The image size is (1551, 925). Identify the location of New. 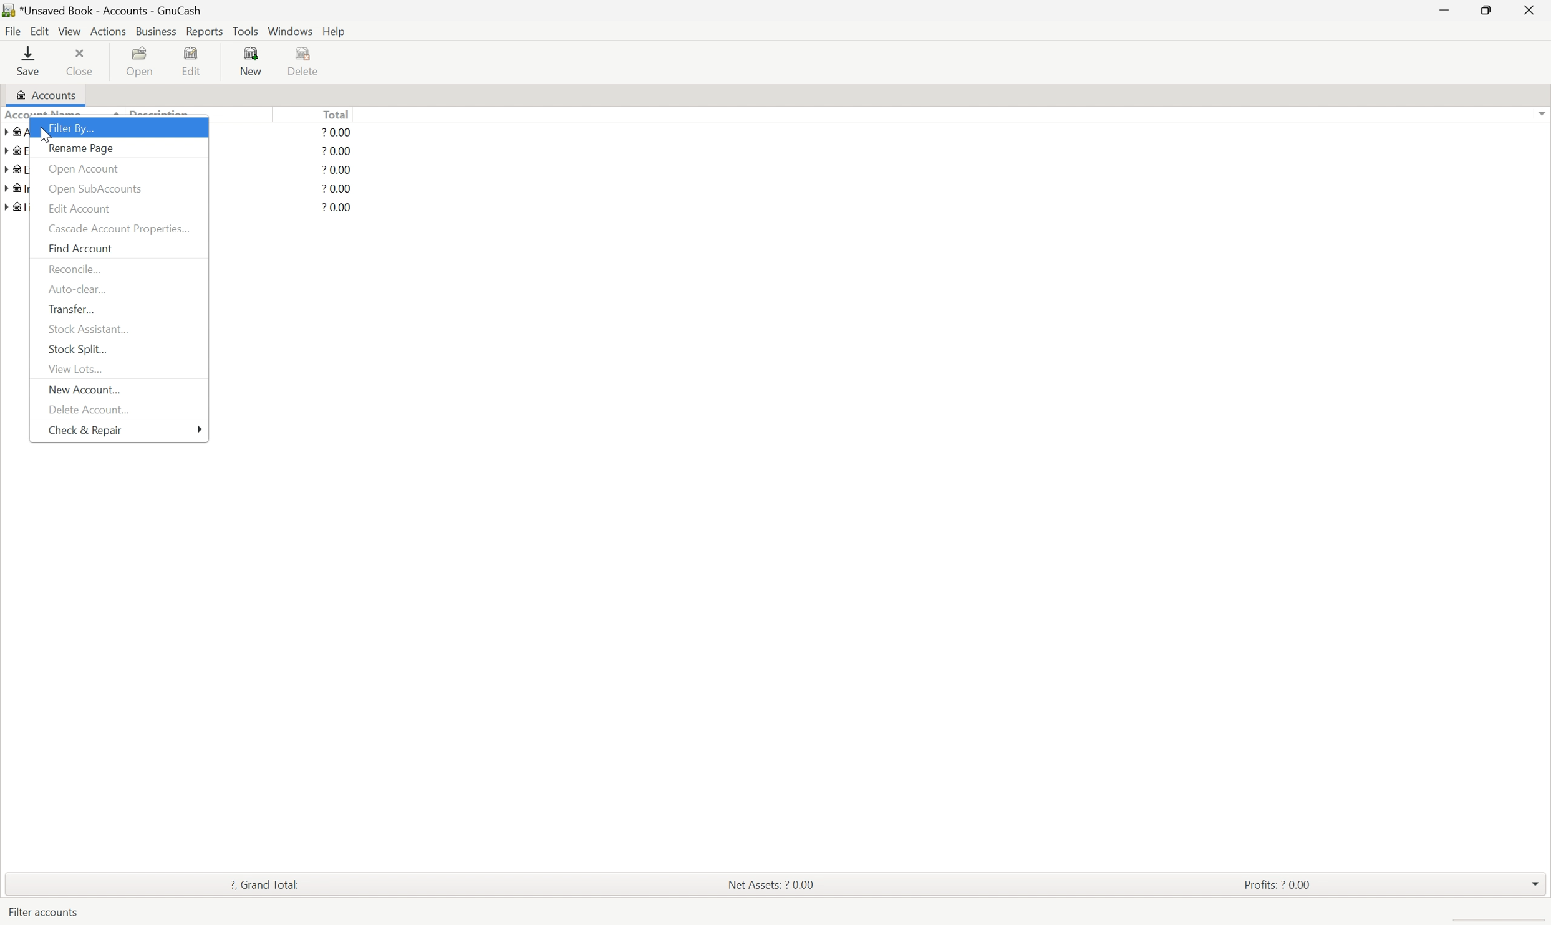
(254, 59).